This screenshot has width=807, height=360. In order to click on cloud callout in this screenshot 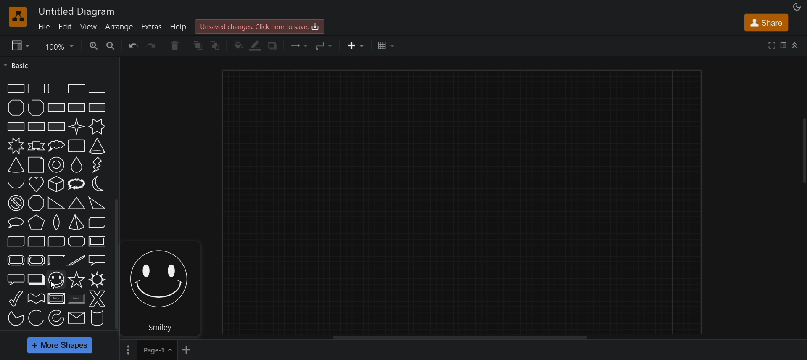, I will do `click(58, 146)`.